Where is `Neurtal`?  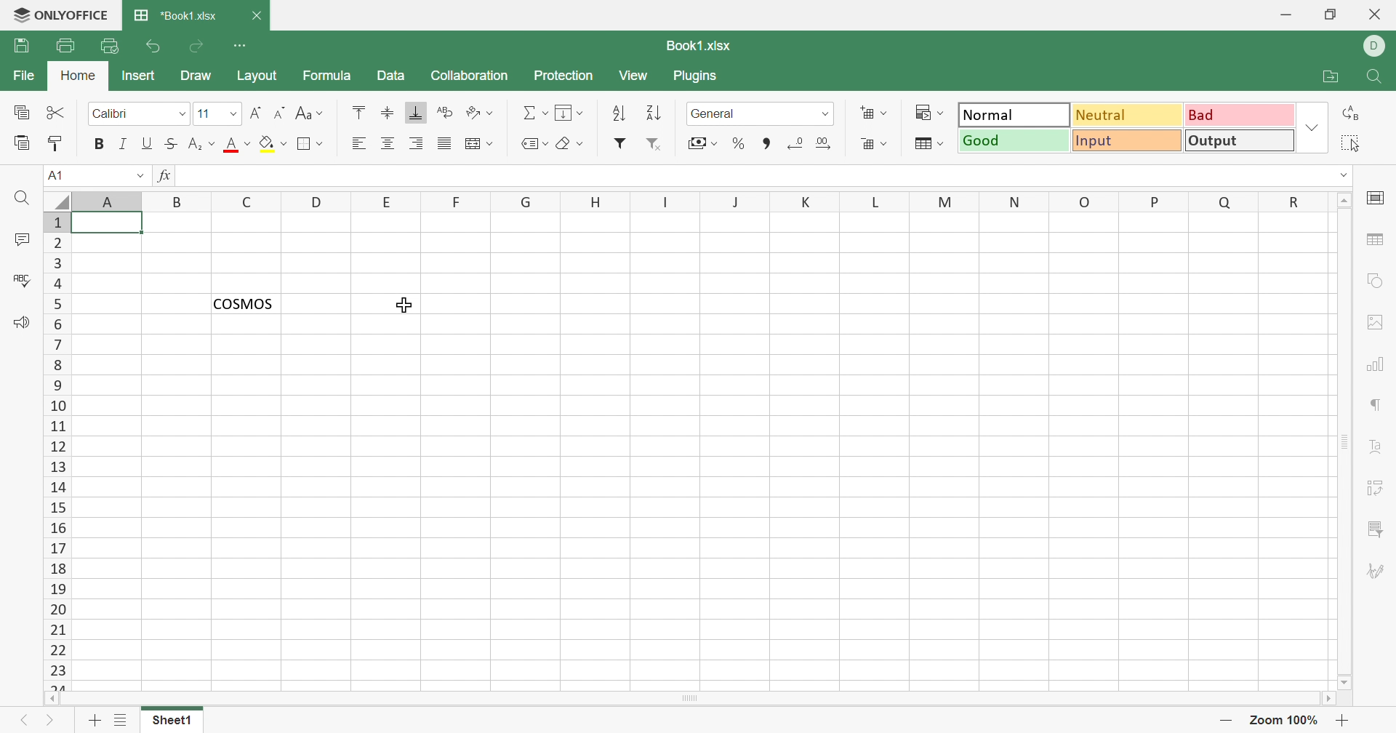
Neurtal is located at coordinates (1128, 116).